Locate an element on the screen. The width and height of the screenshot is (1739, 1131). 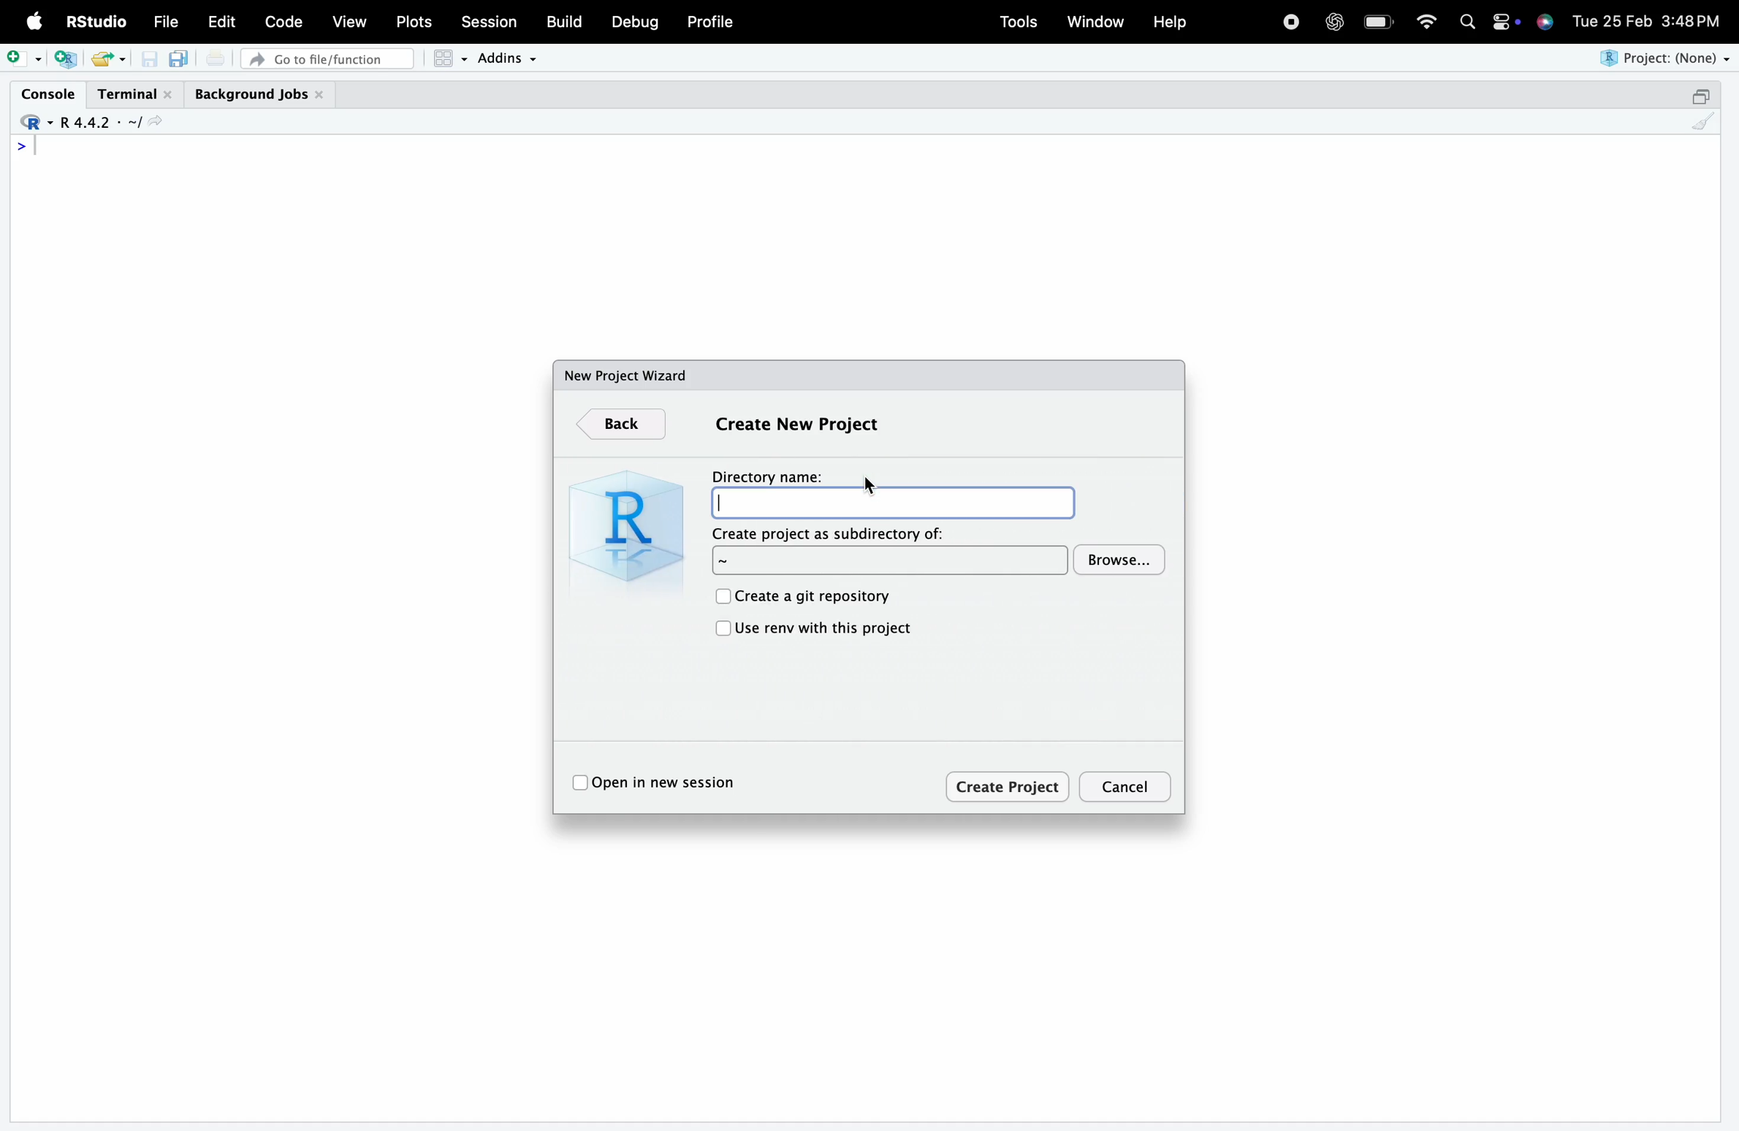
view the current working directory is located at coordinates (154, 121).